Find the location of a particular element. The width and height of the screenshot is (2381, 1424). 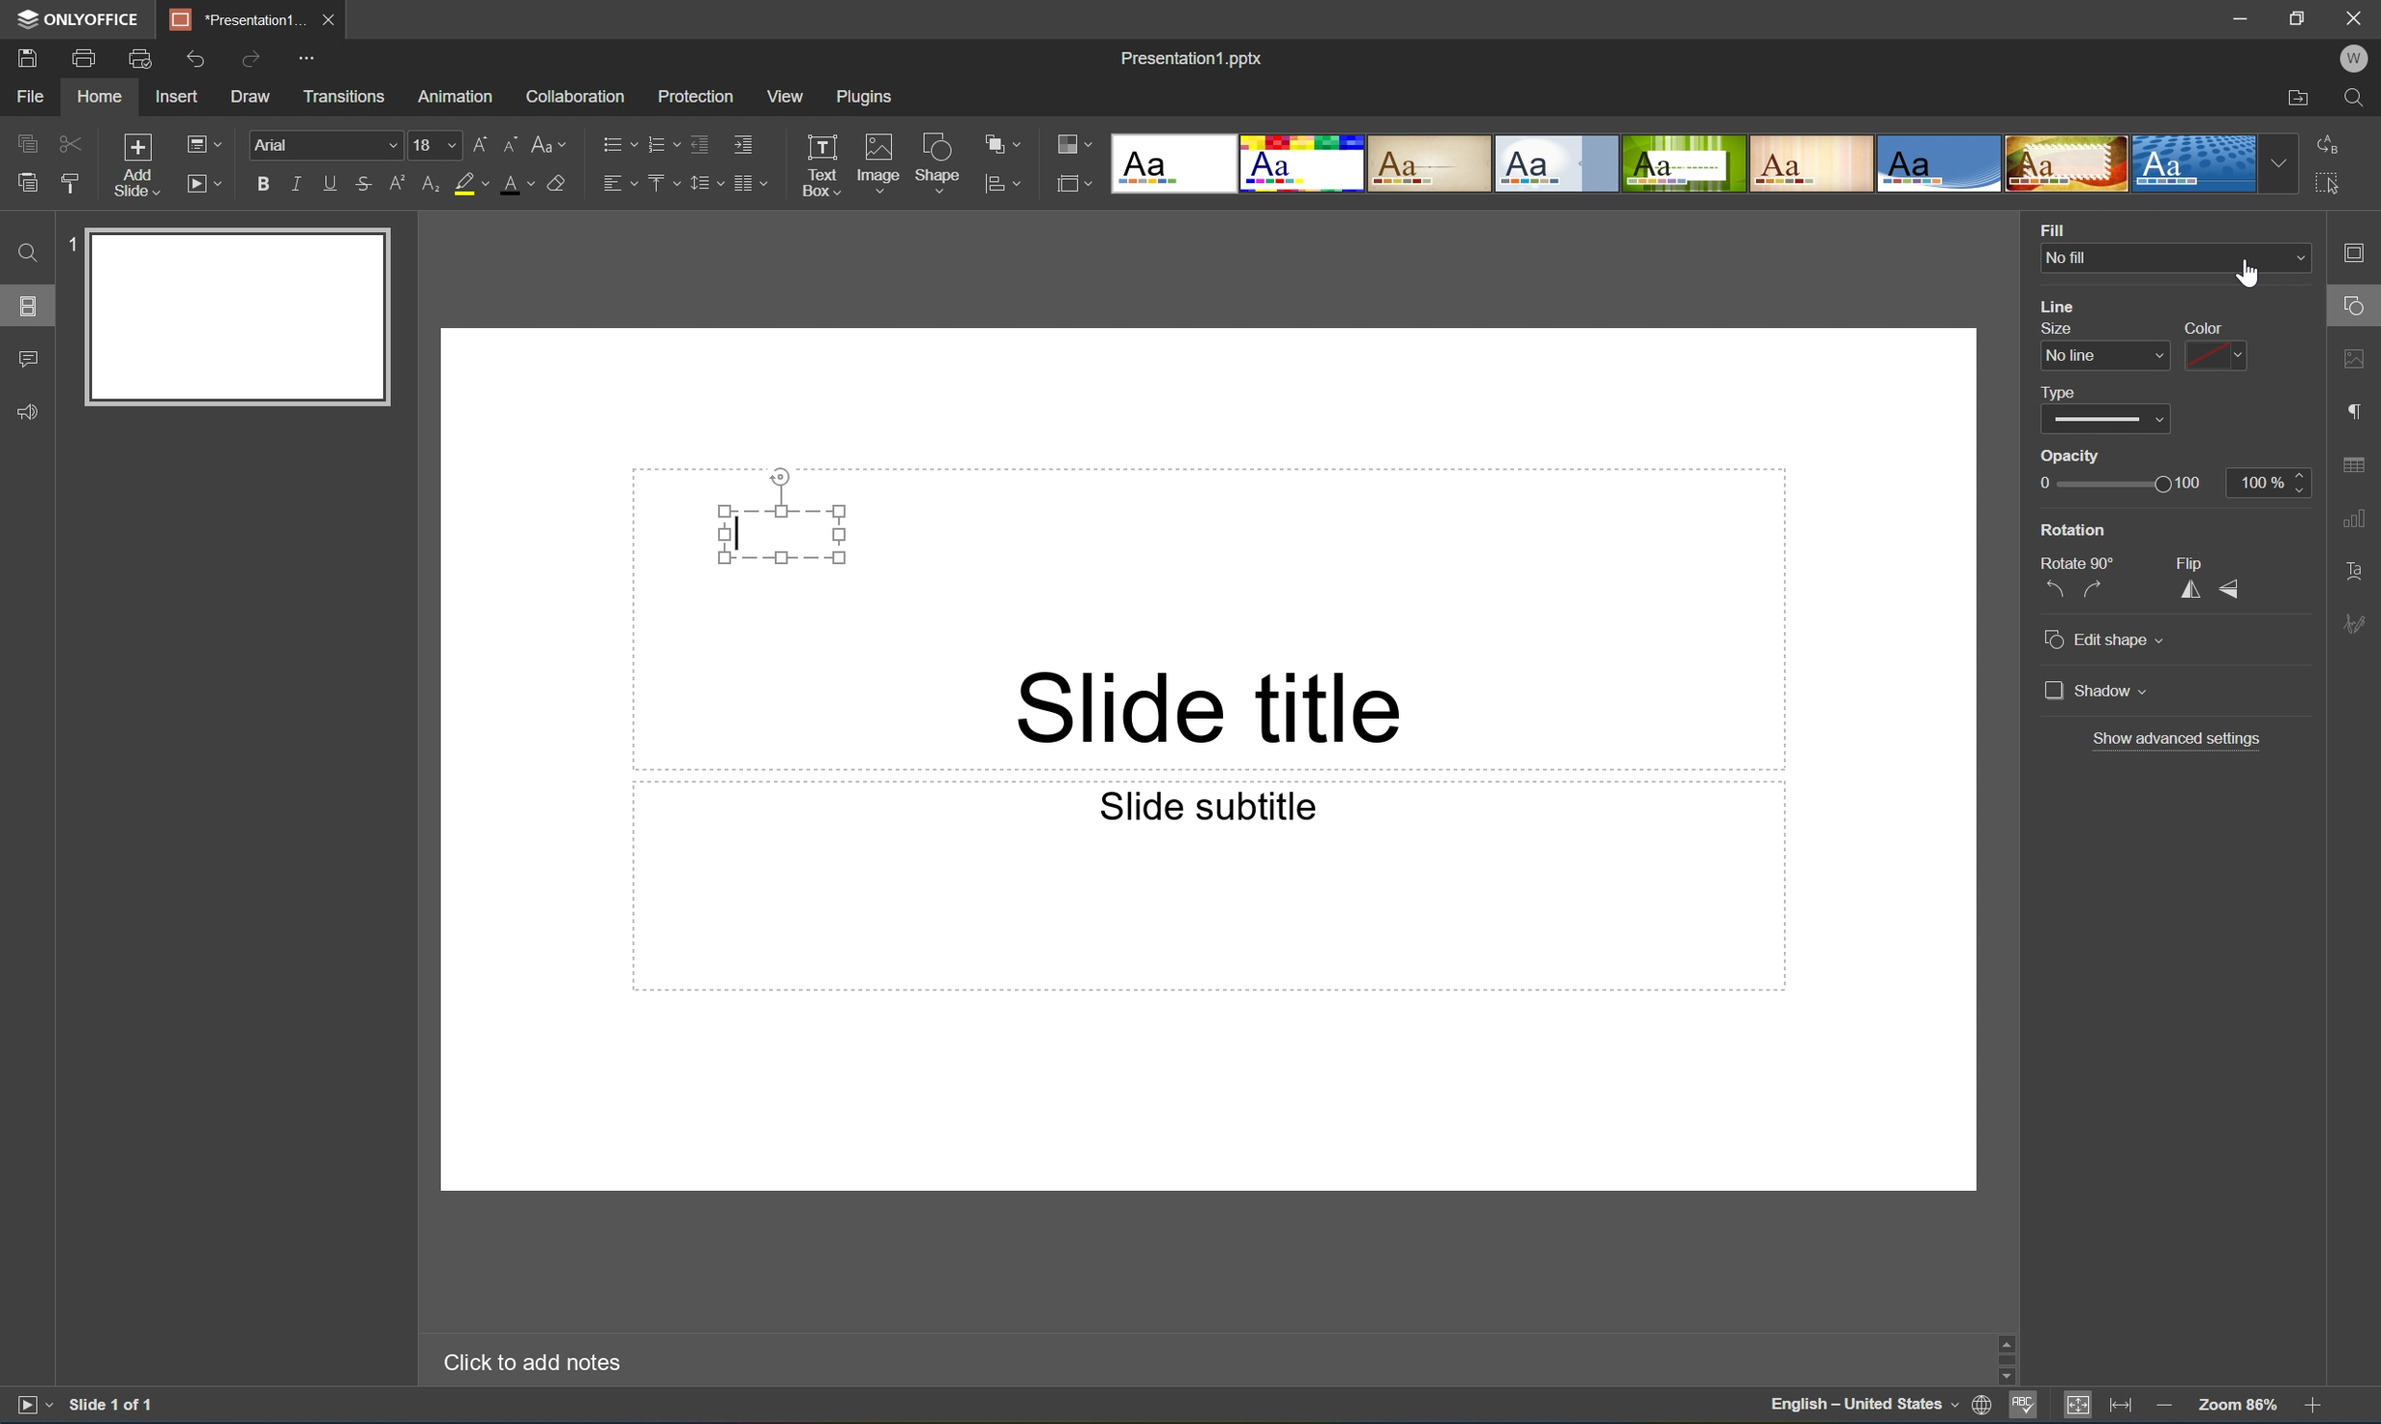

Decrement font size is located at coordinates (509, 141).